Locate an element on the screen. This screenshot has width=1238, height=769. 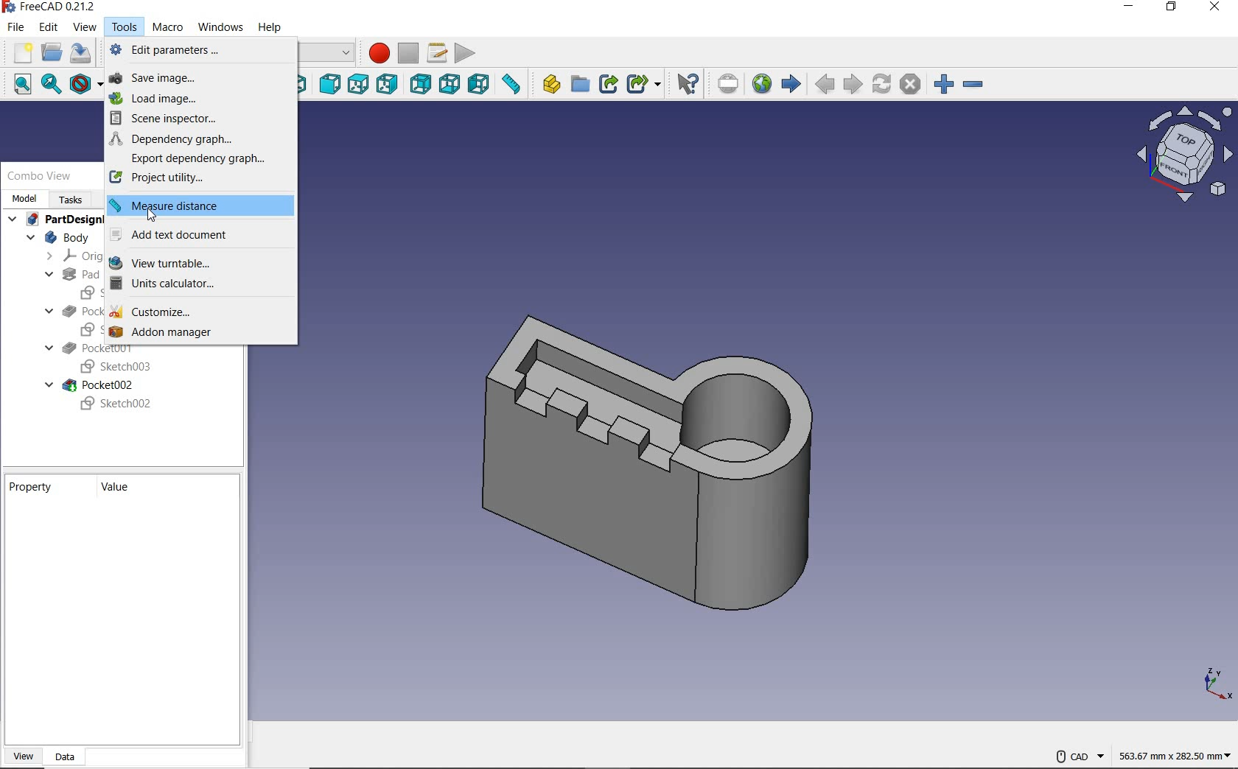
COMBO VIEW is located at coordinates (41, 176).